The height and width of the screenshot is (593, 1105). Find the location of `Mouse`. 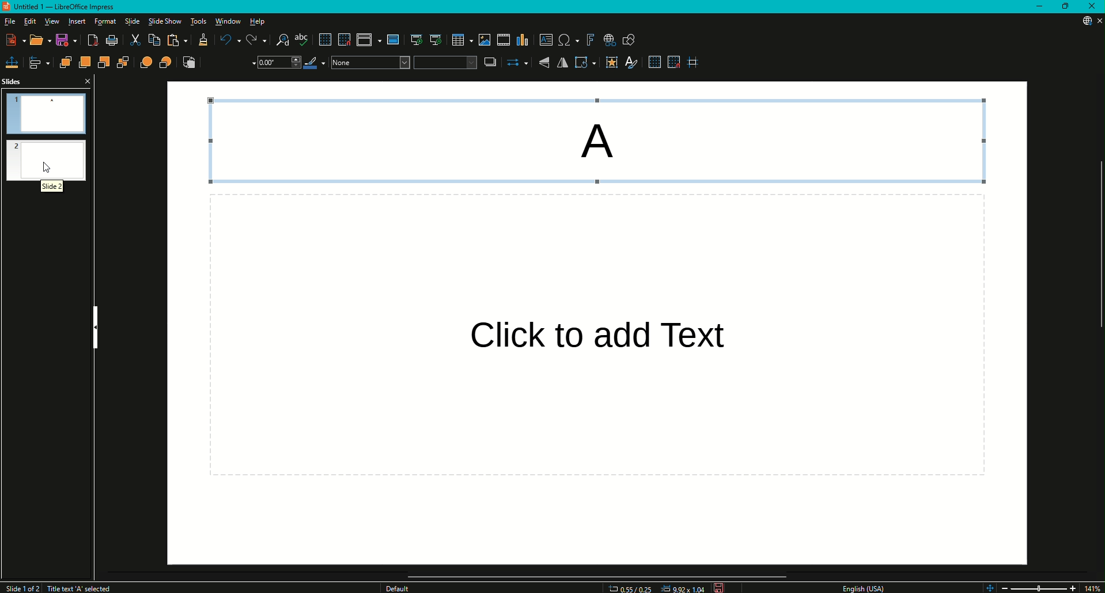

Mouse is located at coordinates (48, 169).